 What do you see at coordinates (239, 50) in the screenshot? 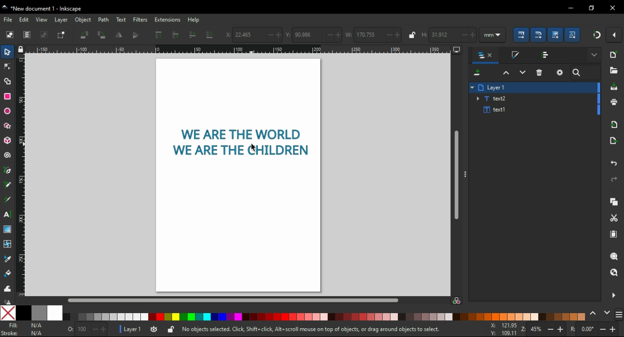
I see `Horizontal ruler` at bounding box center [239, 50].